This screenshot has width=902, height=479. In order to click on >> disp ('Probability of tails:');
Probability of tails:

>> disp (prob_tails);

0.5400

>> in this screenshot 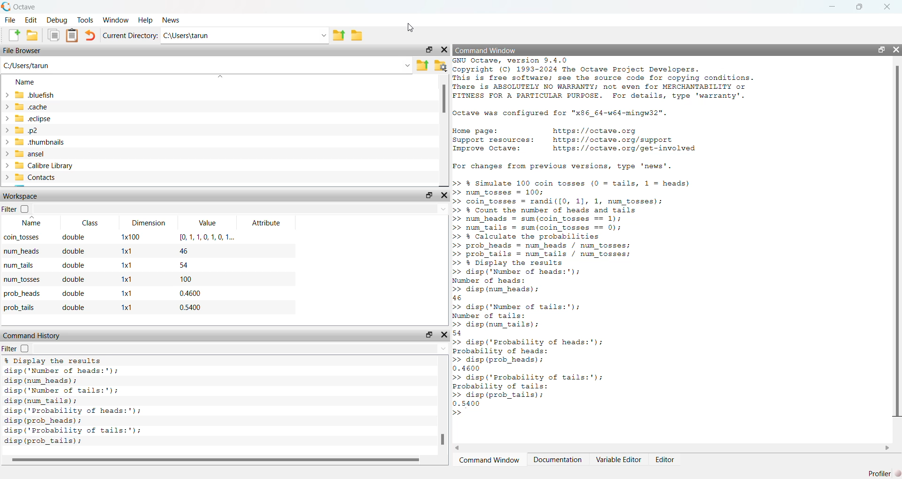, I will do `click(529, 395)`.